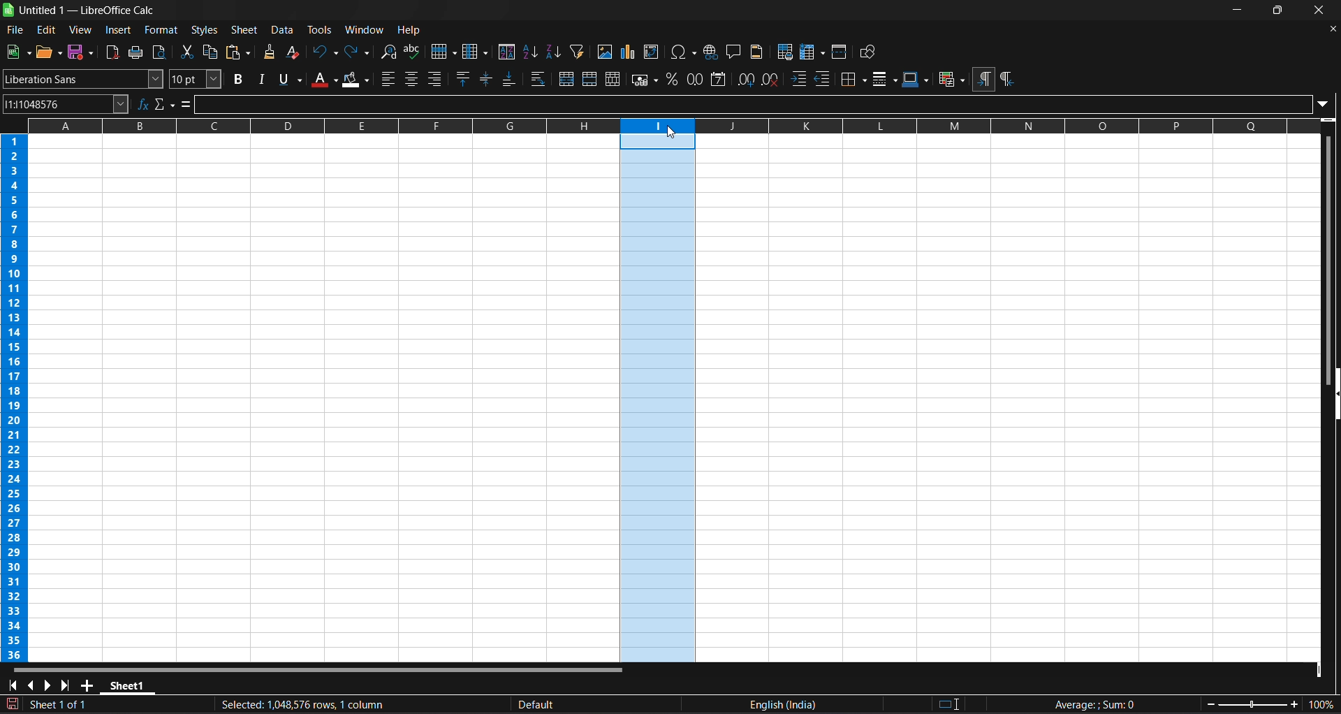  I want to click on add new sheet, so click(87, 685).